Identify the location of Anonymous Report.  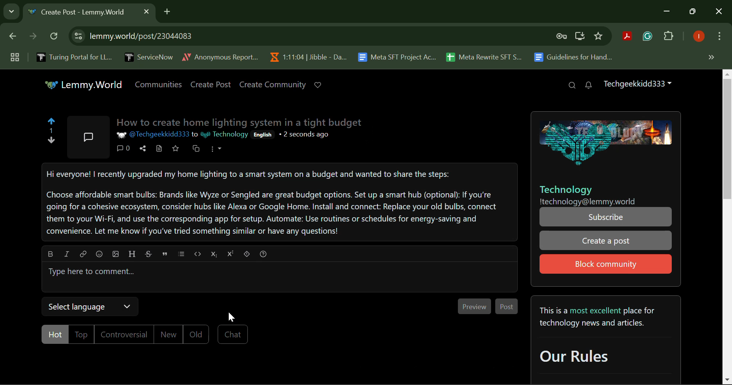
(220, 56).